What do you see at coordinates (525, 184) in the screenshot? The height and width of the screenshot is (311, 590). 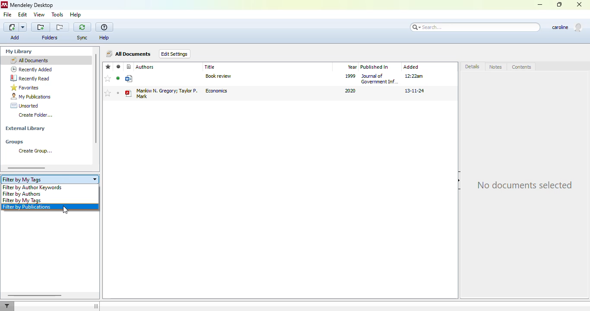 I see `no documents selected` at bounding box center [525, 184].